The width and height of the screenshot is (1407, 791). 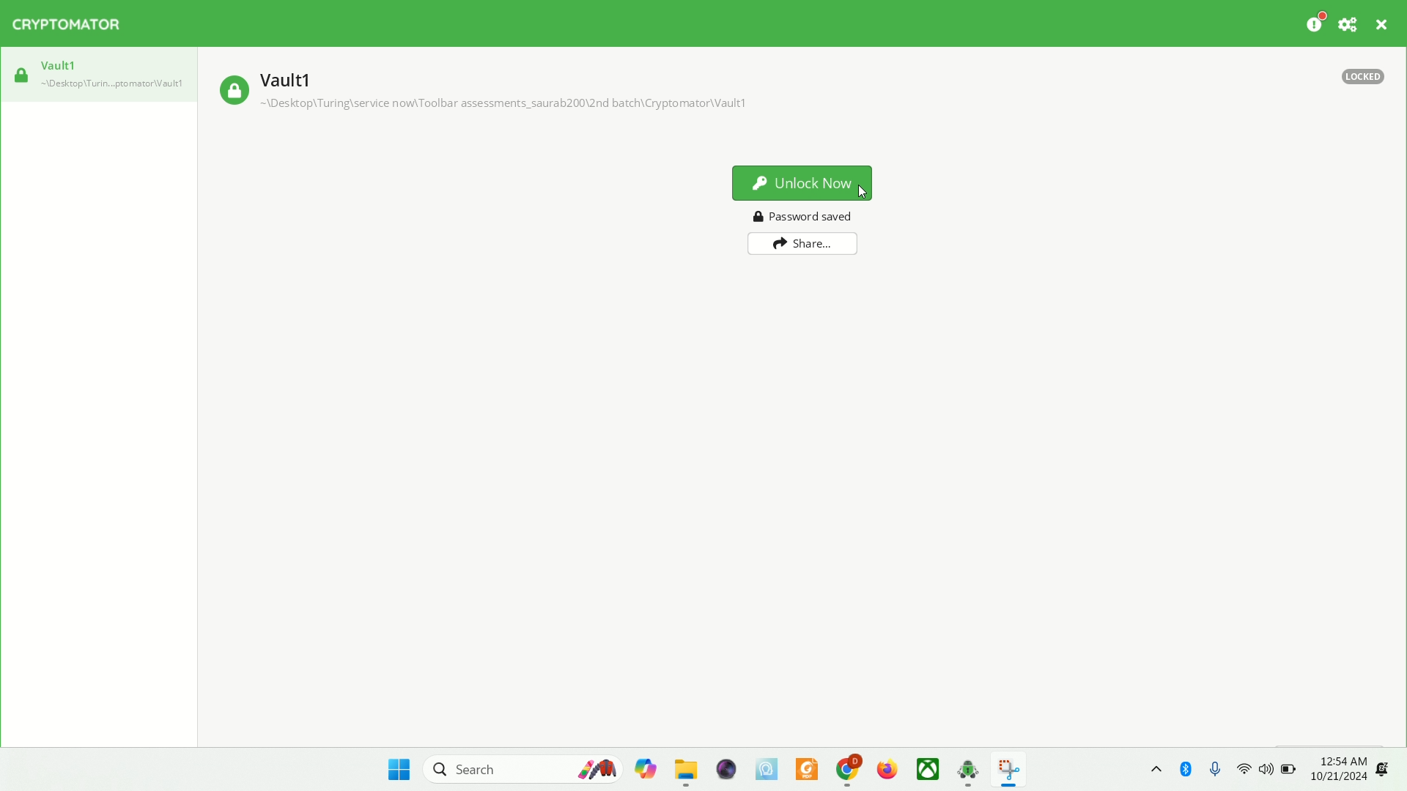 What do you see at coordinates (1382, 25) in the screenshot?
I see `CLOSE` at bounding box center [1382, 25].